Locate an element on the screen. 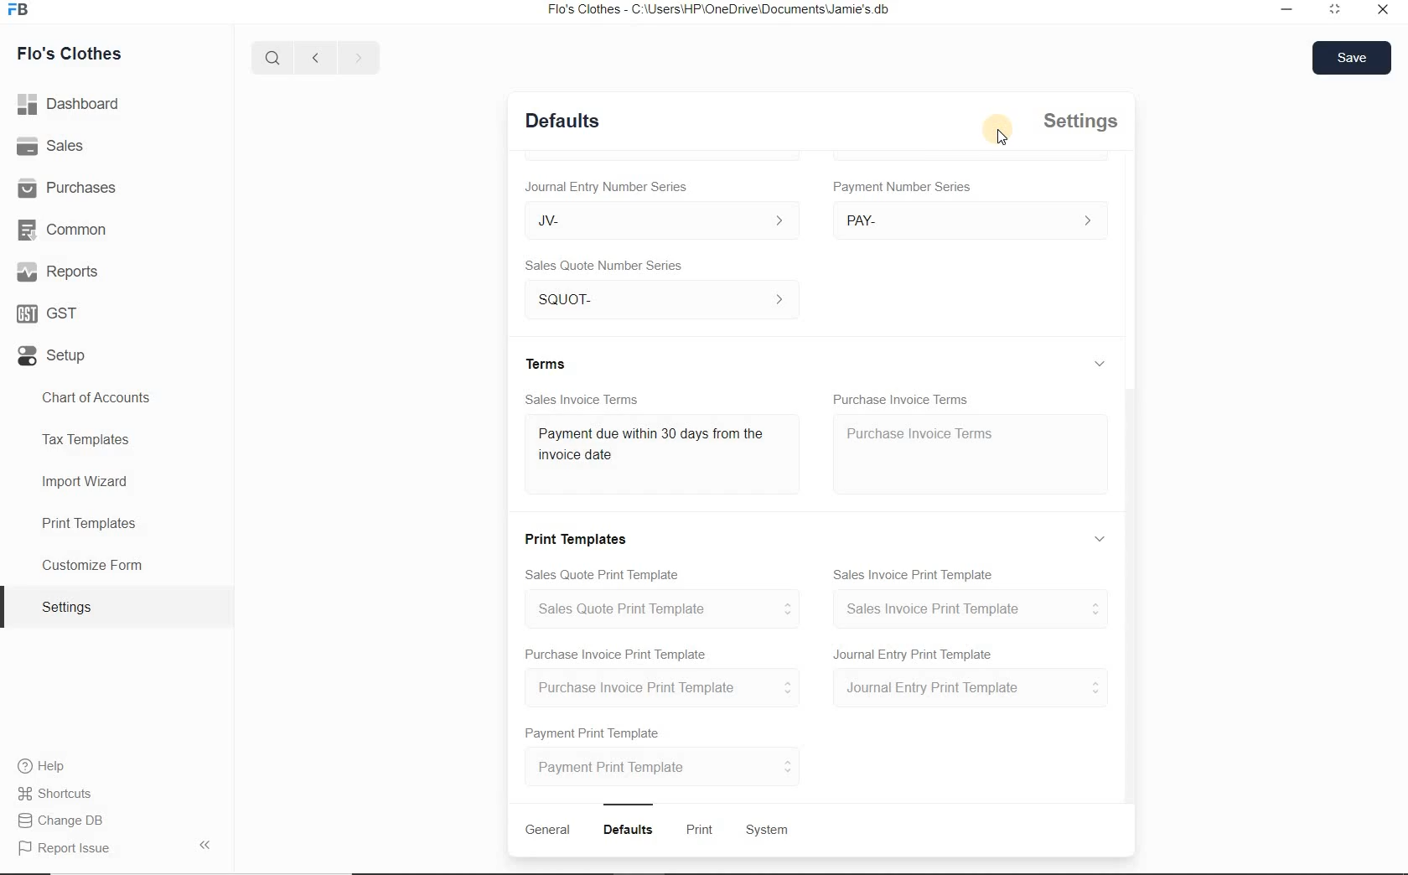 The width and height of the screenshot is (1408, 875). Payment Print Template is located at coordinates (594, 733).